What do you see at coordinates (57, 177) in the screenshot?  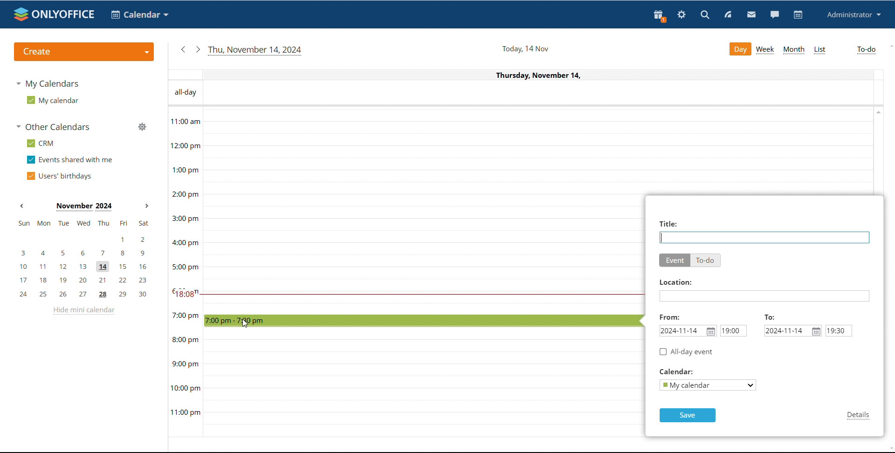 I see `users' birthdays` at bounding box center [57, 177].